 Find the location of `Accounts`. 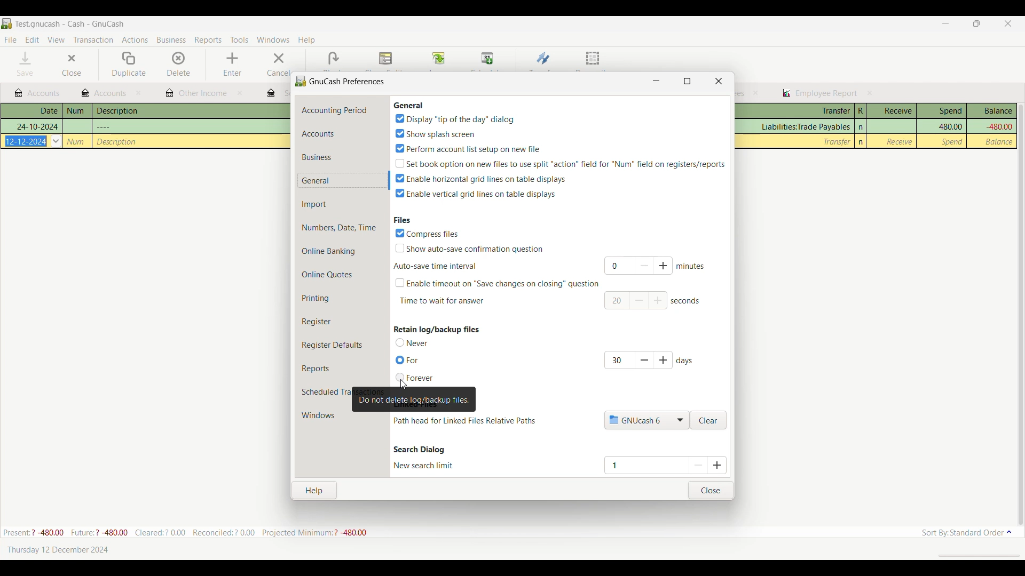

Accounts is located at coordinates (343, 134).